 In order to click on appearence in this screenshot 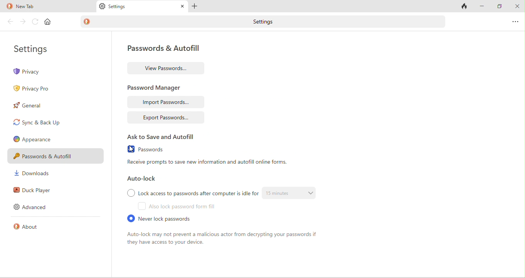, I will do `click(35, 139)`.